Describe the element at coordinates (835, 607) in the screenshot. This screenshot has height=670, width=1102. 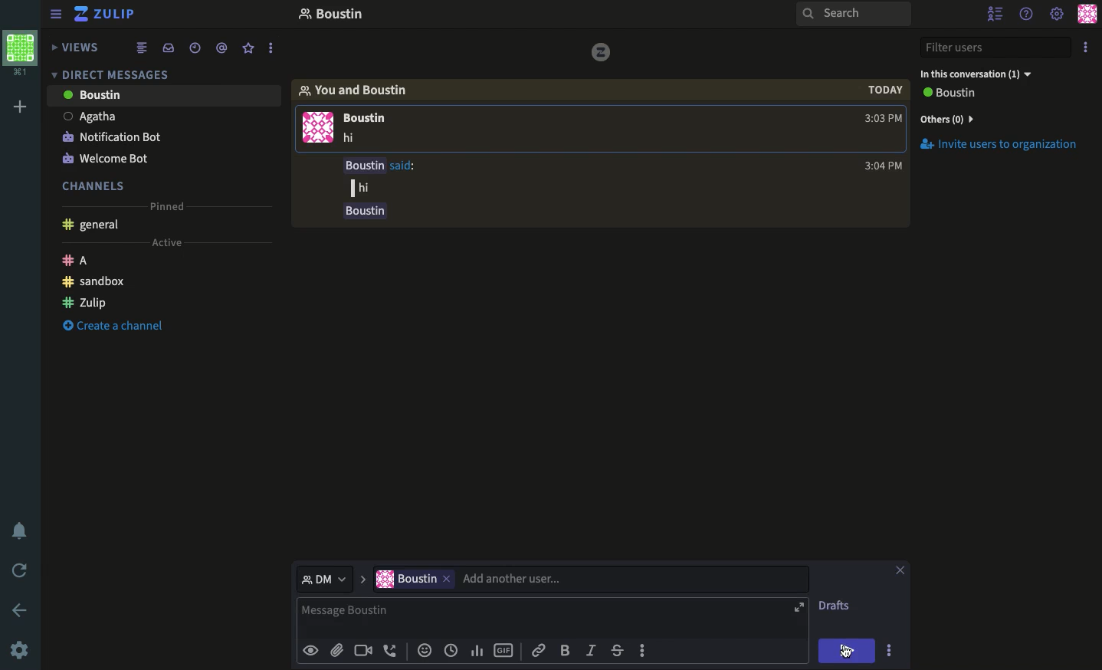
I see `drafts` at that location.